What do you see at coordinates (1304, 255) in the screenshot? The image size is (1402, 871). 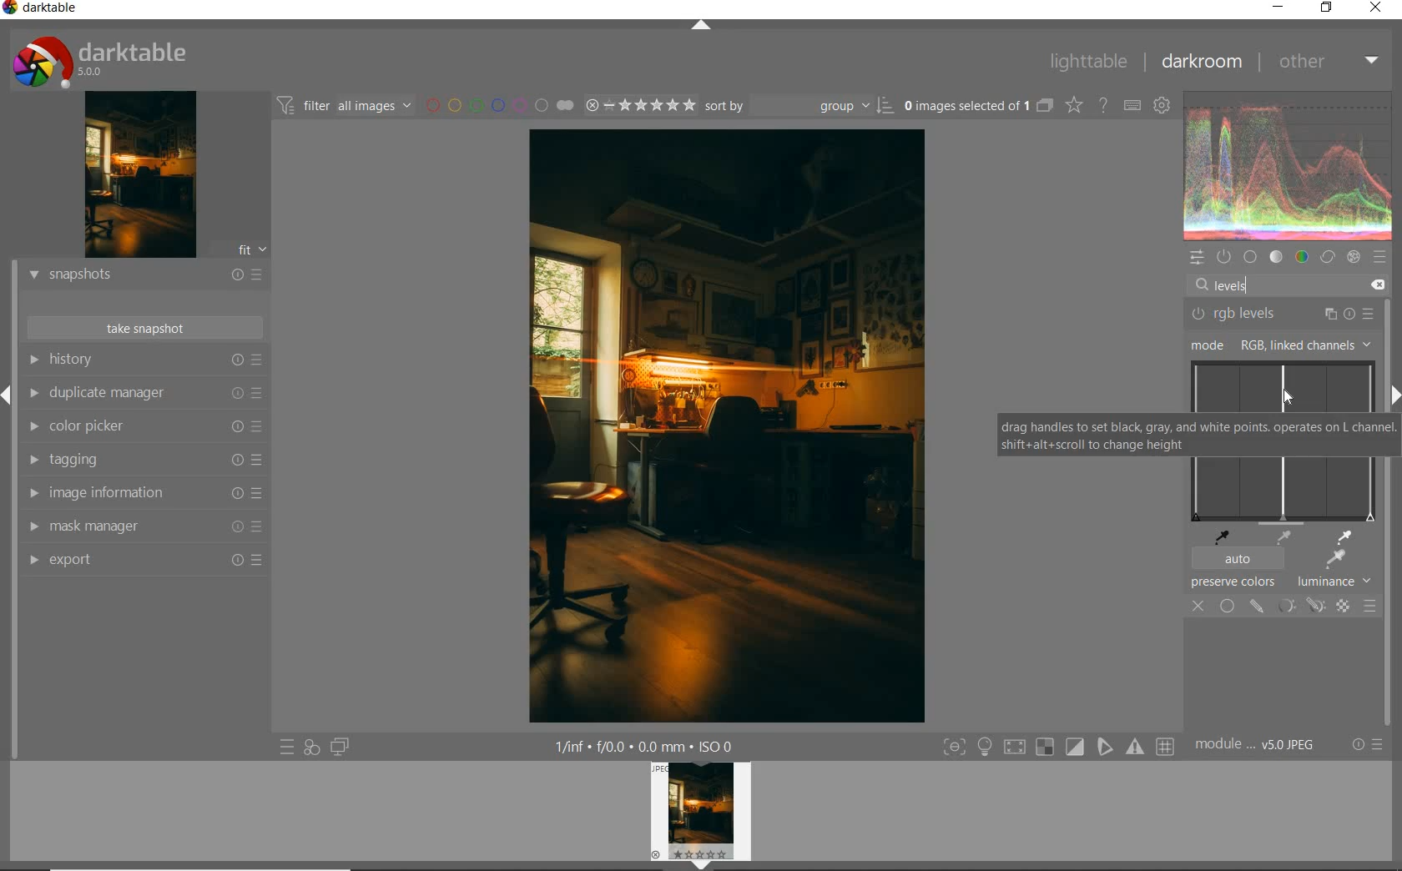 I see `color` at bounding box center [1304, 255].